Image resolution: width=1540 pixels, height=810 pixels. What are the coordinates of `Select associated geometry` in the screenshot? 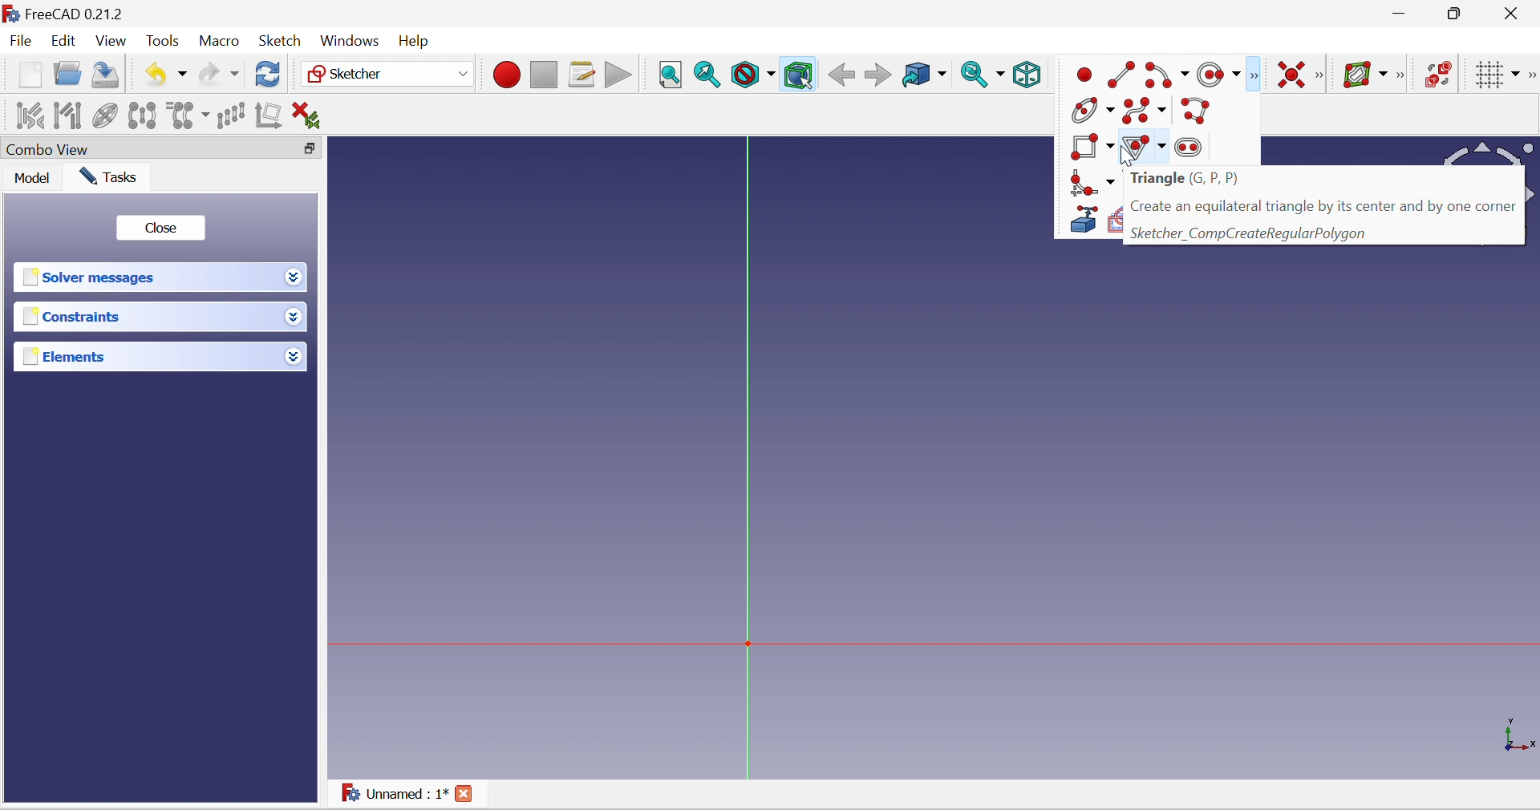 It's located at (67, 115).